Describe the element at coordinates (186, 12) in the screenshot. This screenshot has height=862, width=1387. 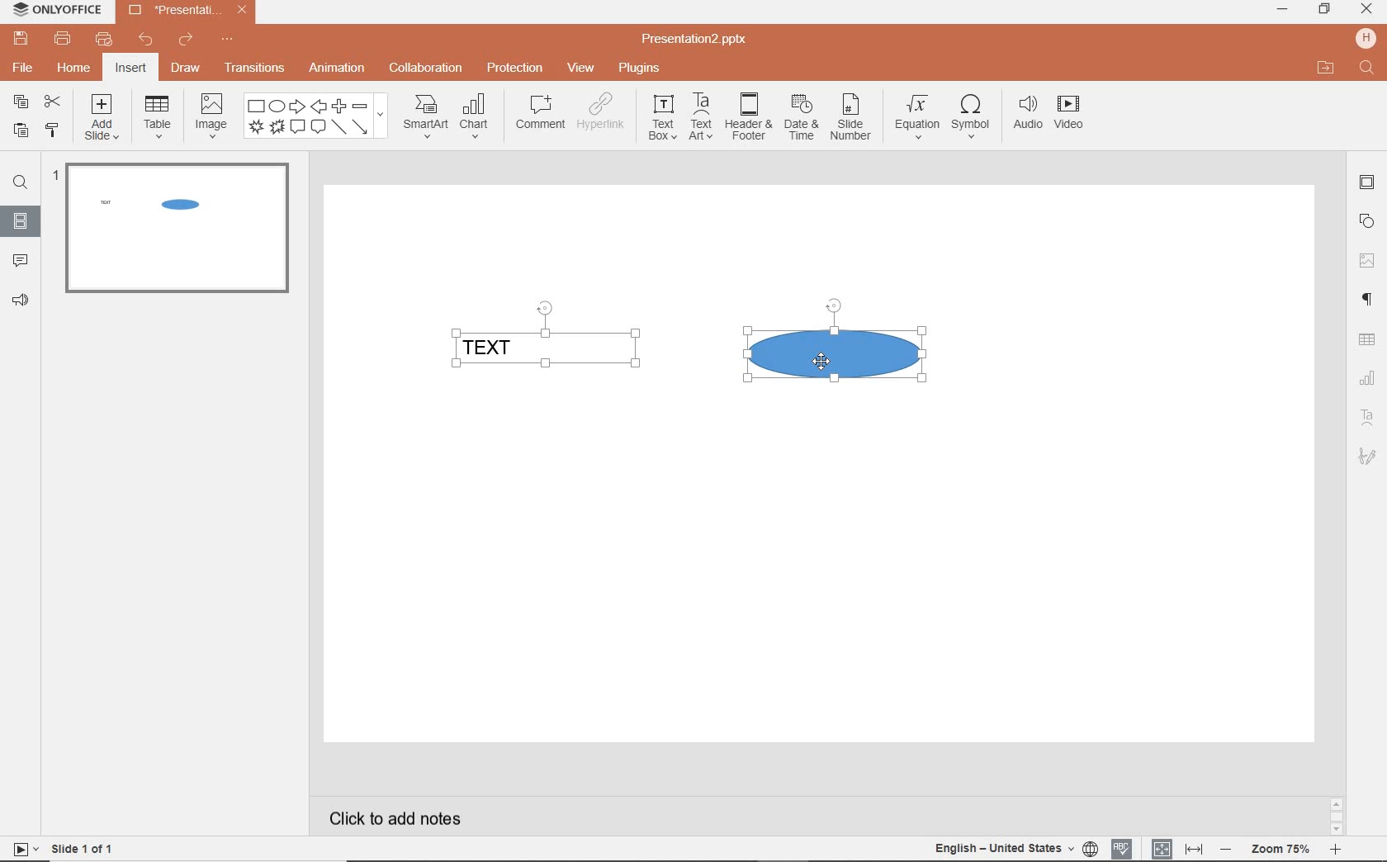
I see `Presentation2.pptx` at that location.